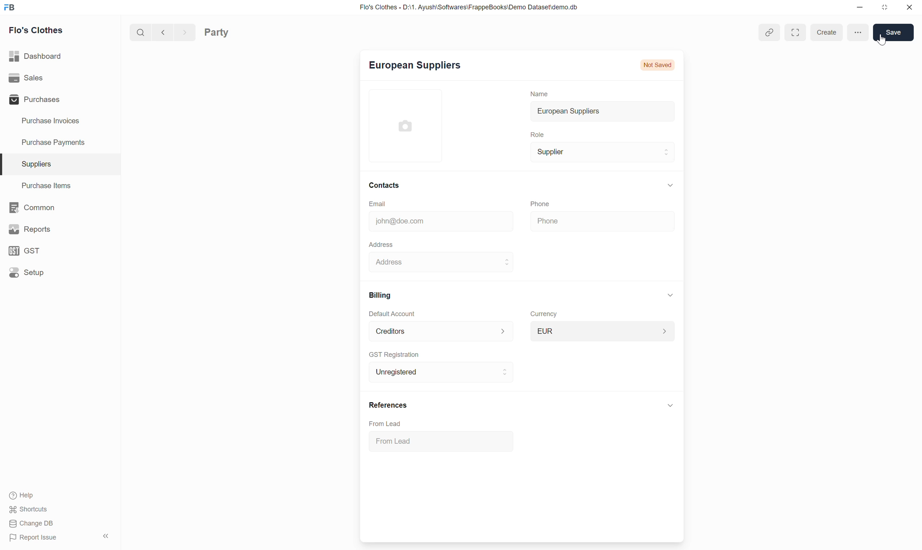 This screenshot has width=922, height=550. I want to click on close, so click(909, 9).